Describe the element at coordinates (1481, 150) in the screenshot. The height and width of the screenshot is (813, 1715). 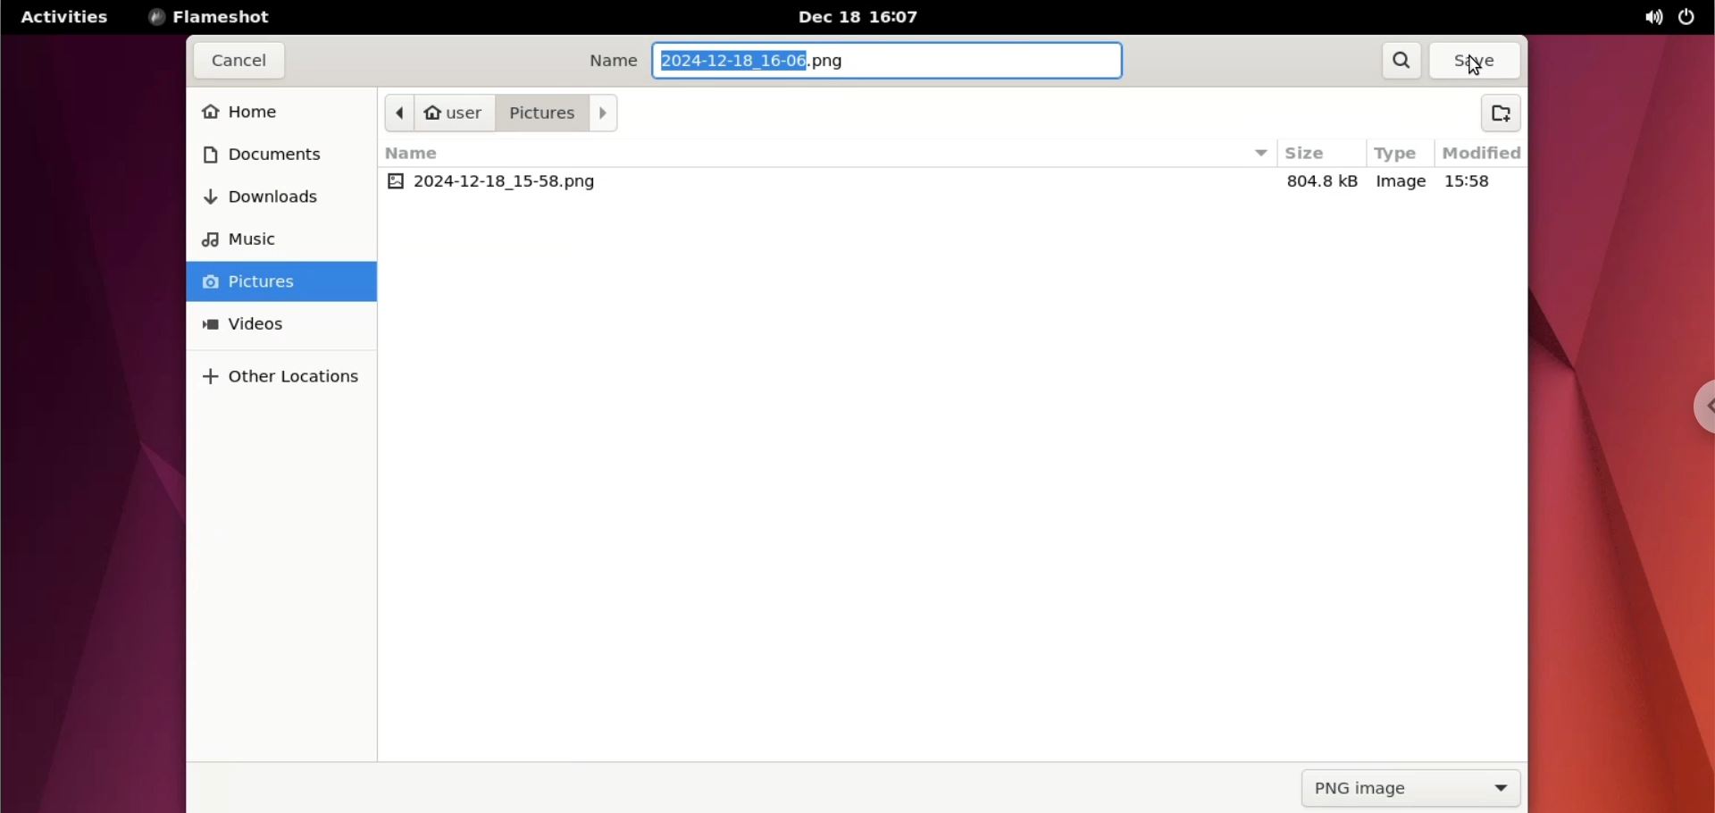
I see `modified date label` at that location.